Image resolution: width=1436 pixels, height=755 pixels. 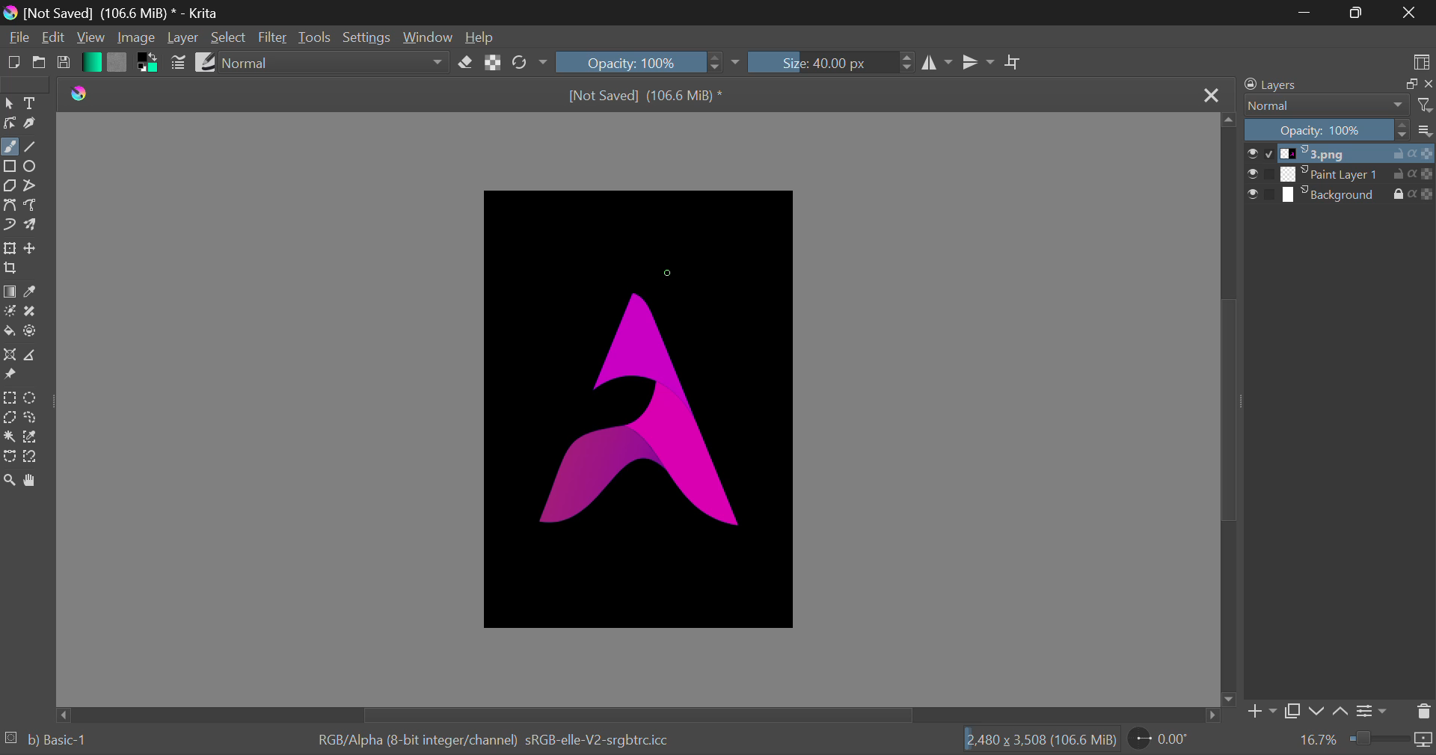 I want to click on duration, so click(x=1392, y=740).